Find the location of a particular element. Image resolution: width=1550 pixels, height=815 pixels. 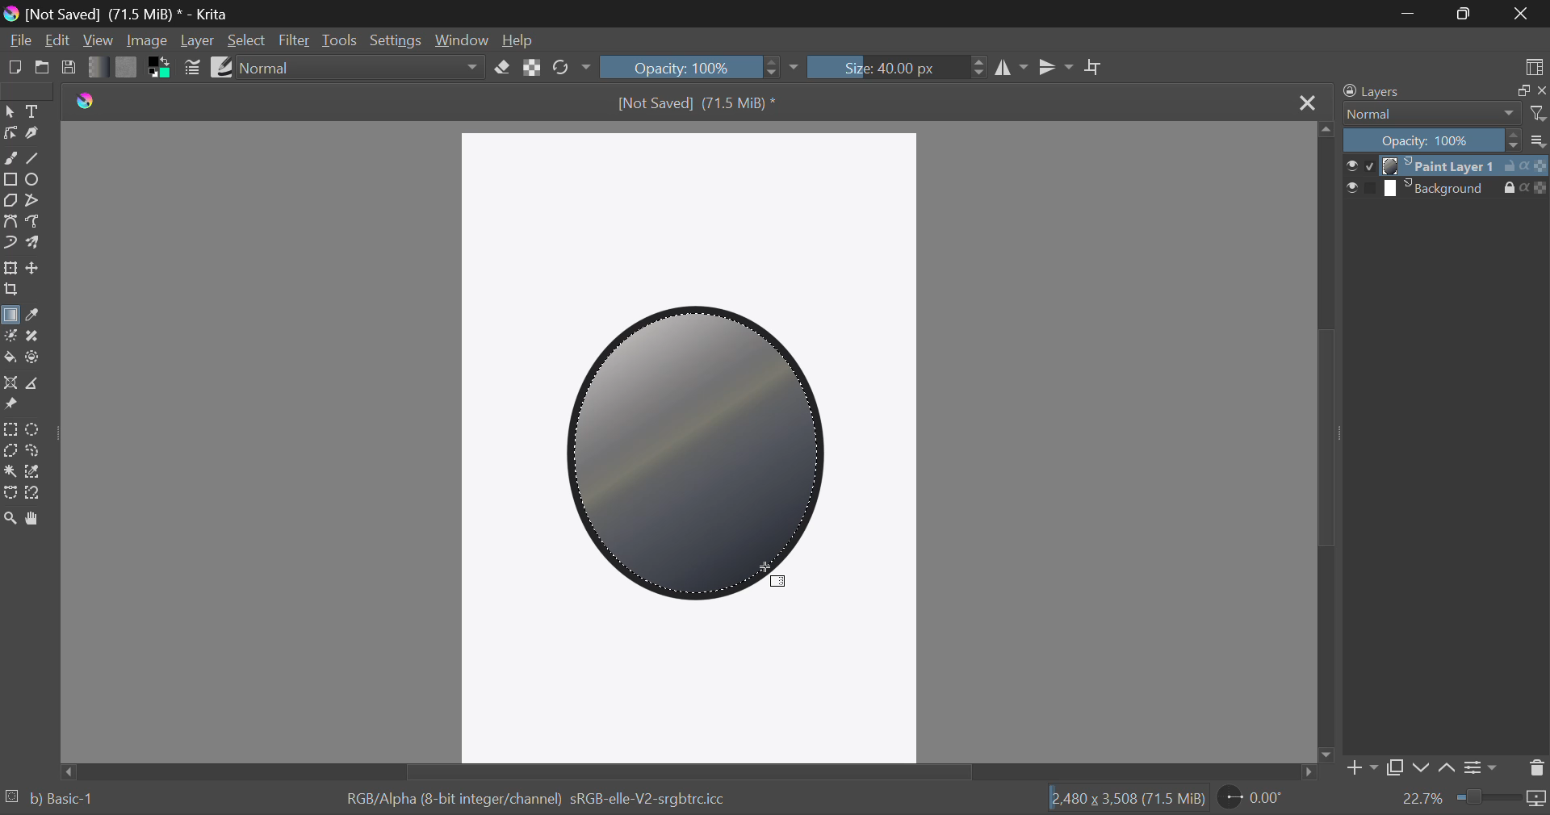

Dynamic Brush is located at coordinates (10, 245).